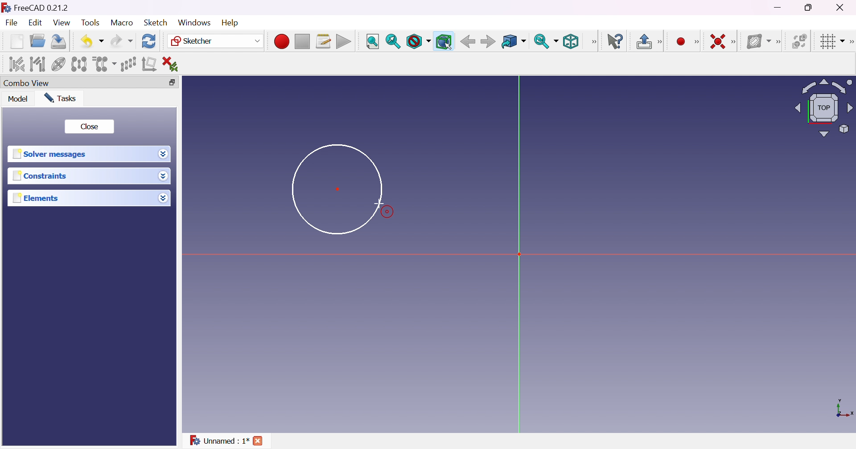 The image size is (856, 449). Describe the element at coordinates (165, 176) in the screenshot. I see `Drop down` at that location.